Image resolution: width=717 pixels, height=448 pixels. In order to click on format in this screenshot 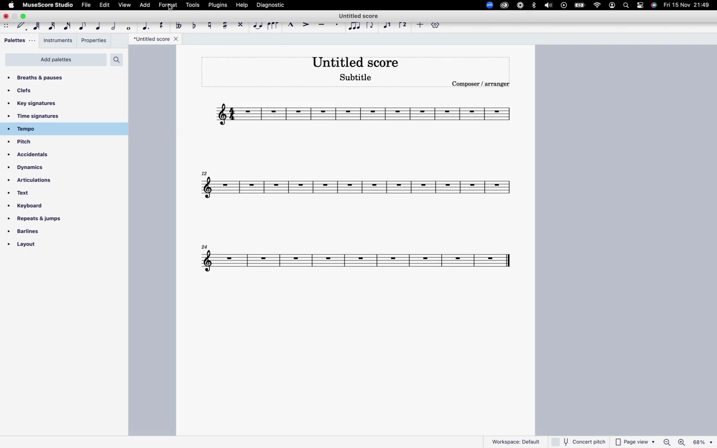, I will do `click(169, 6)`.